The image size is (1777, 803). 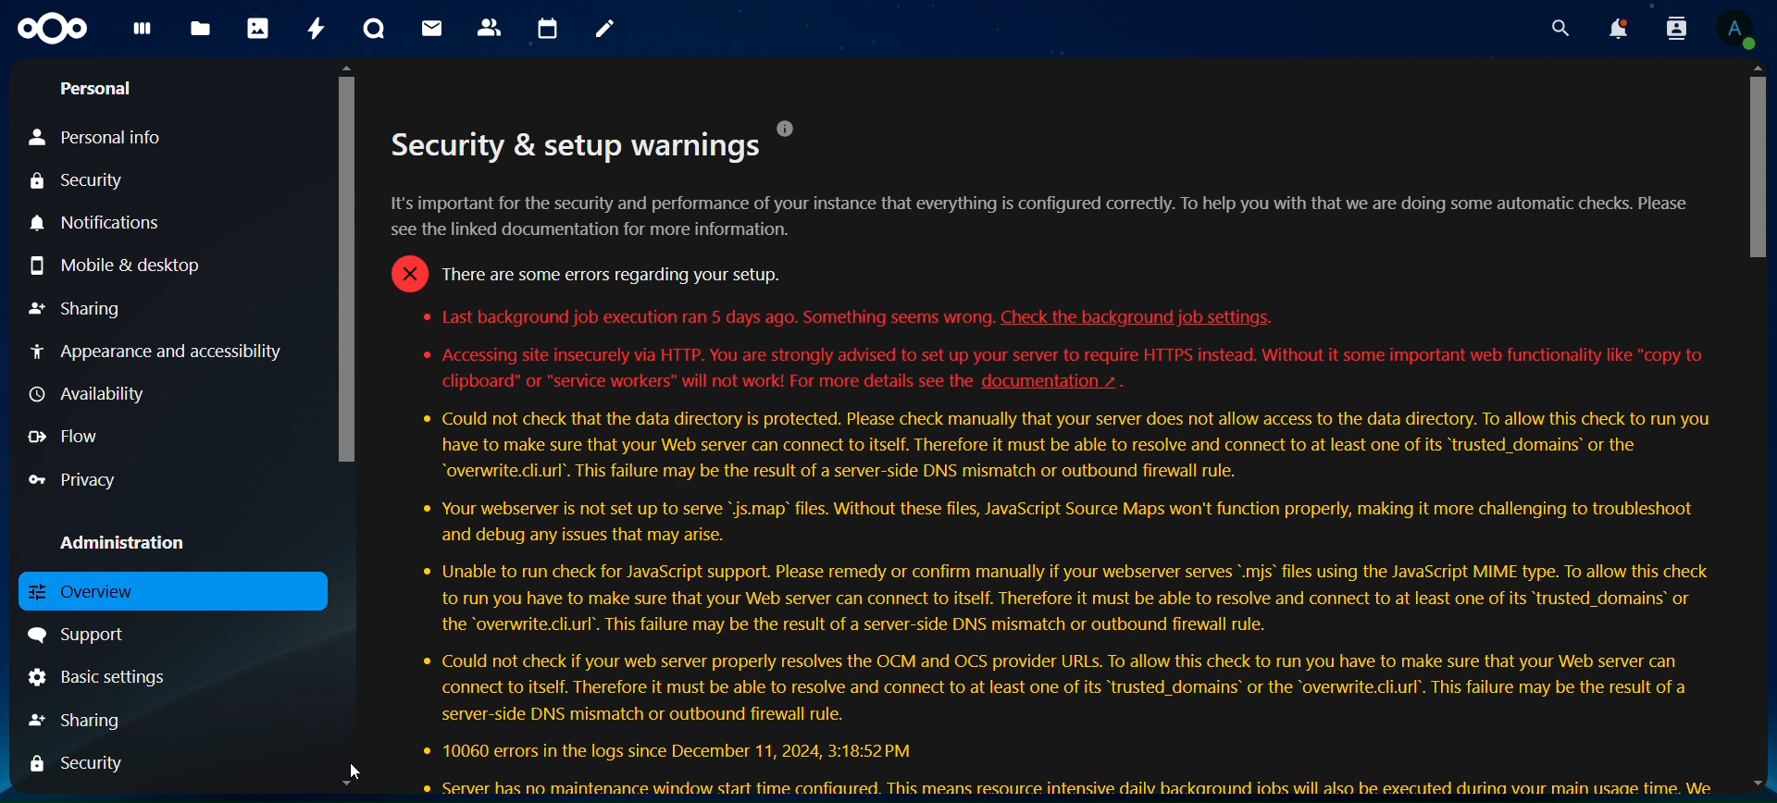 What do you see at coordinates (434, 29) in the screenshot?
I see `mail` at bounding box center [434, 29].